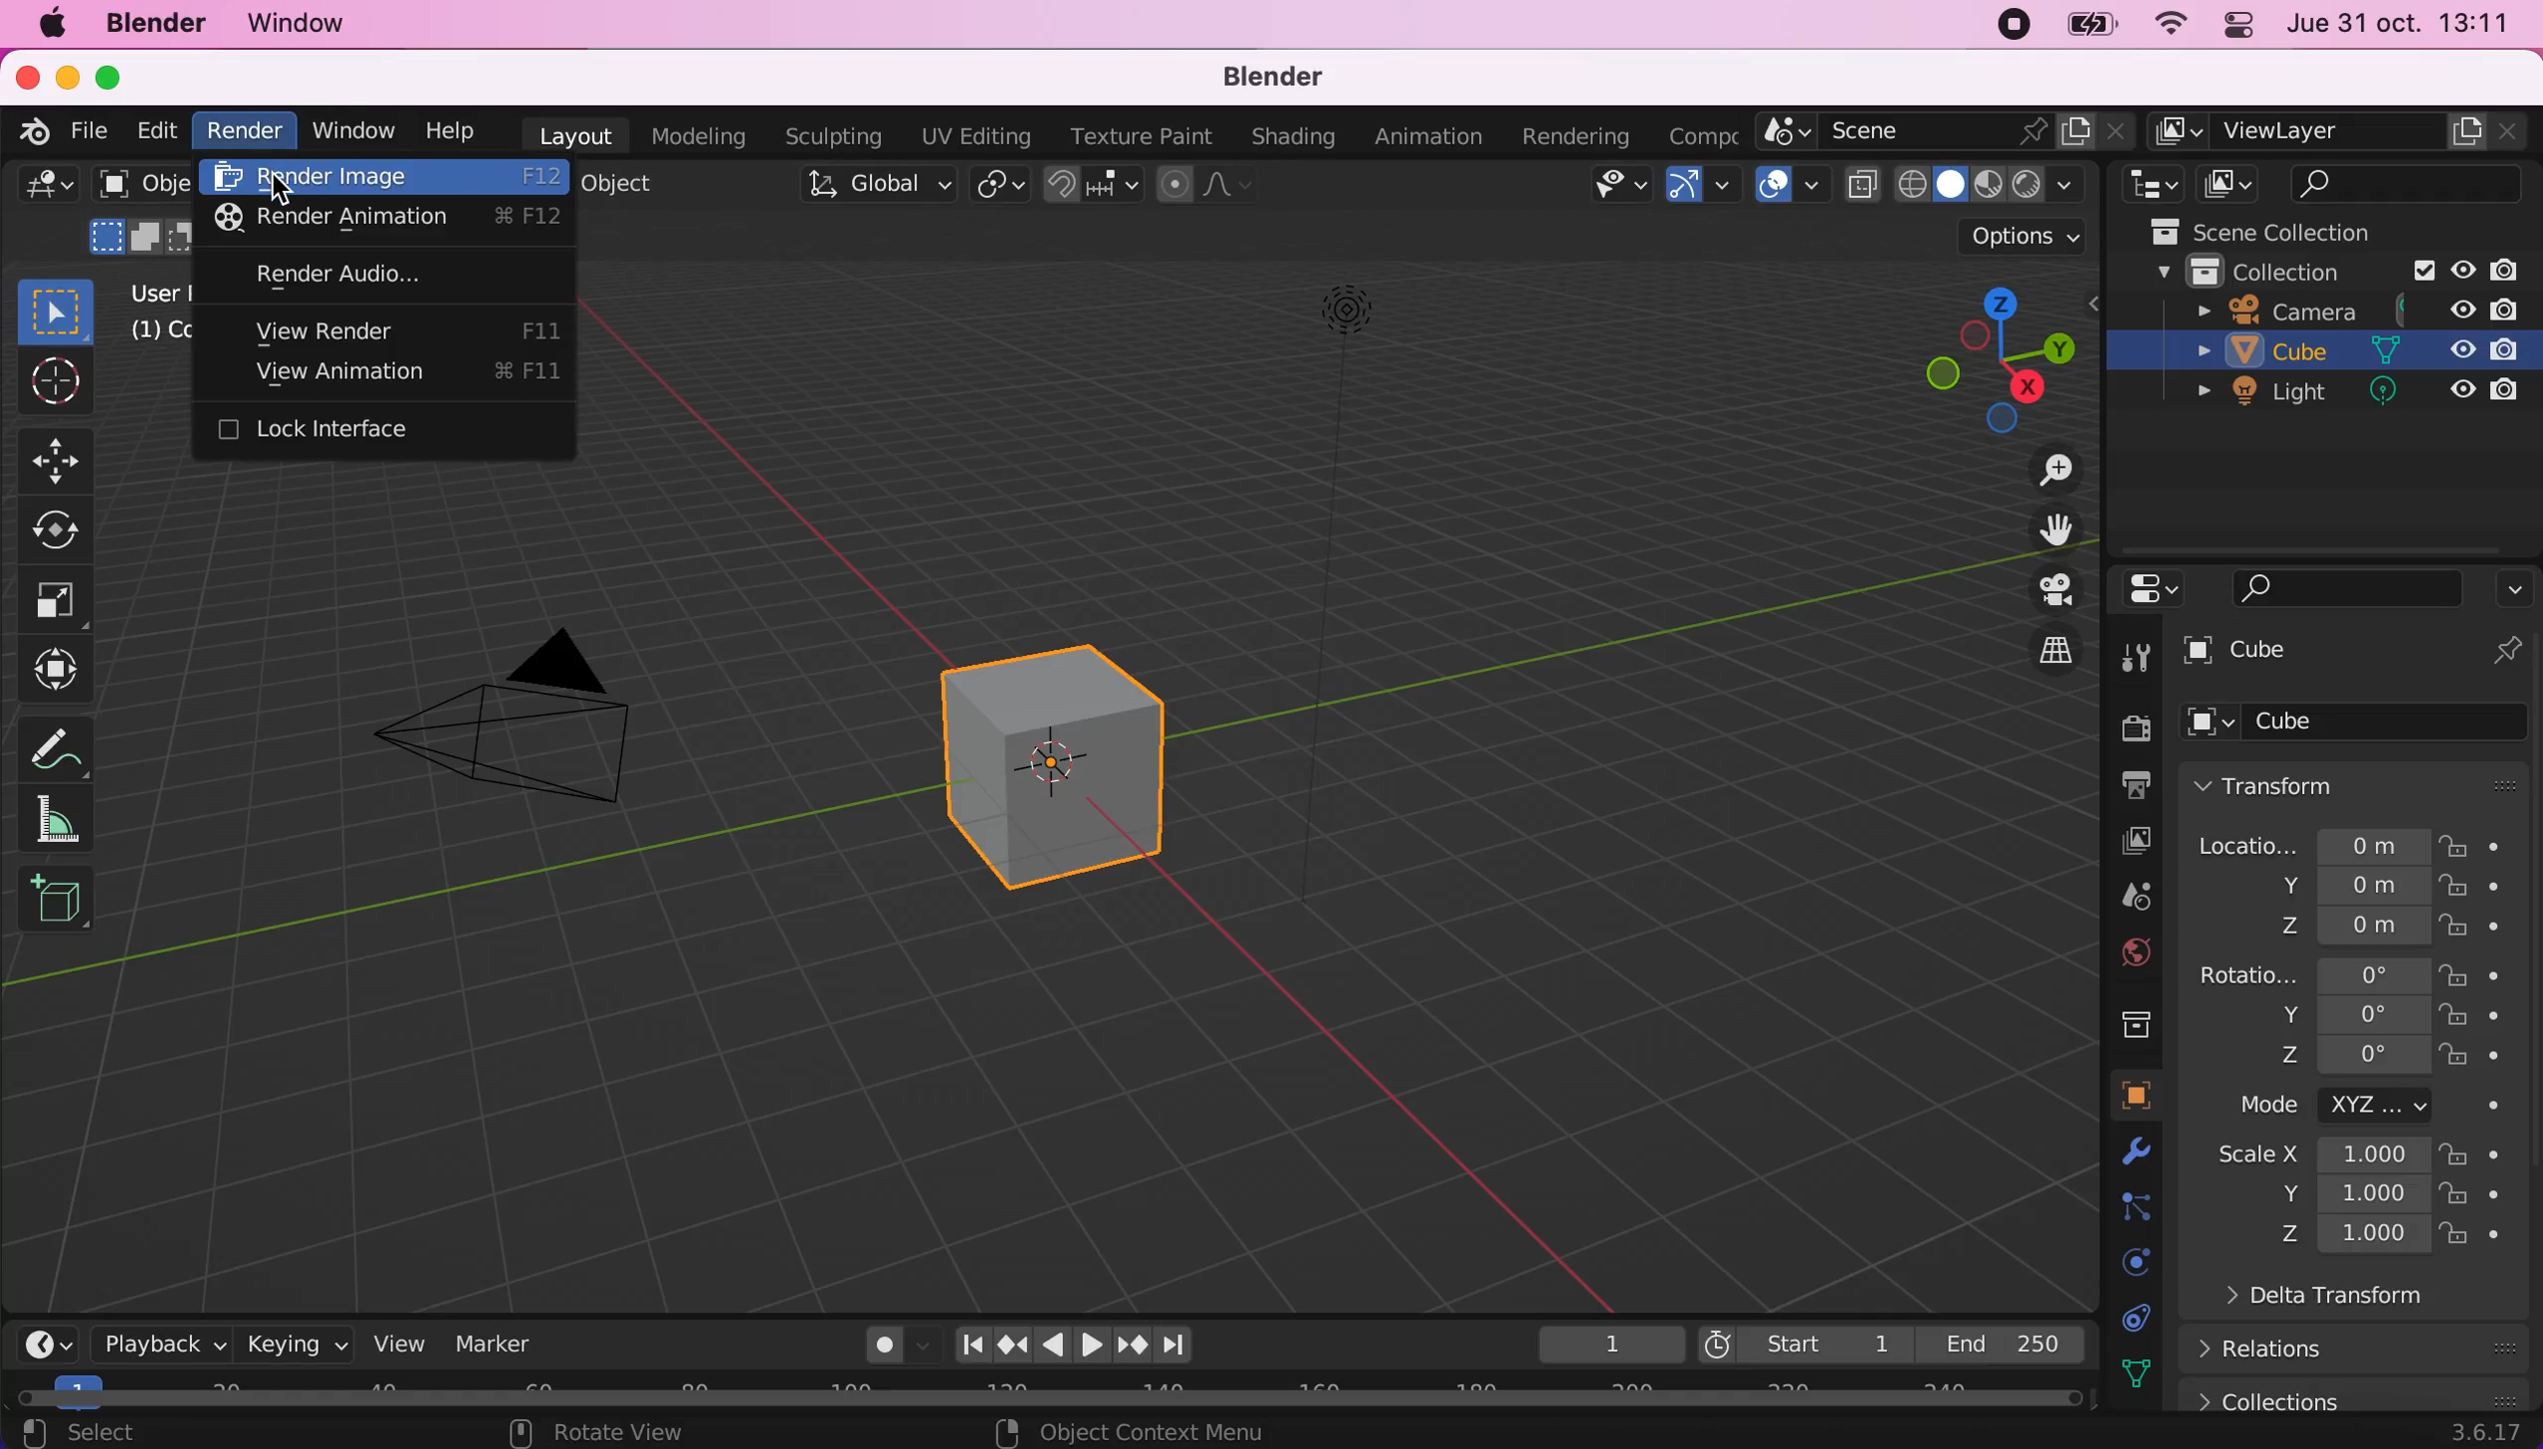  I want to click on blender, so click(27, 130).